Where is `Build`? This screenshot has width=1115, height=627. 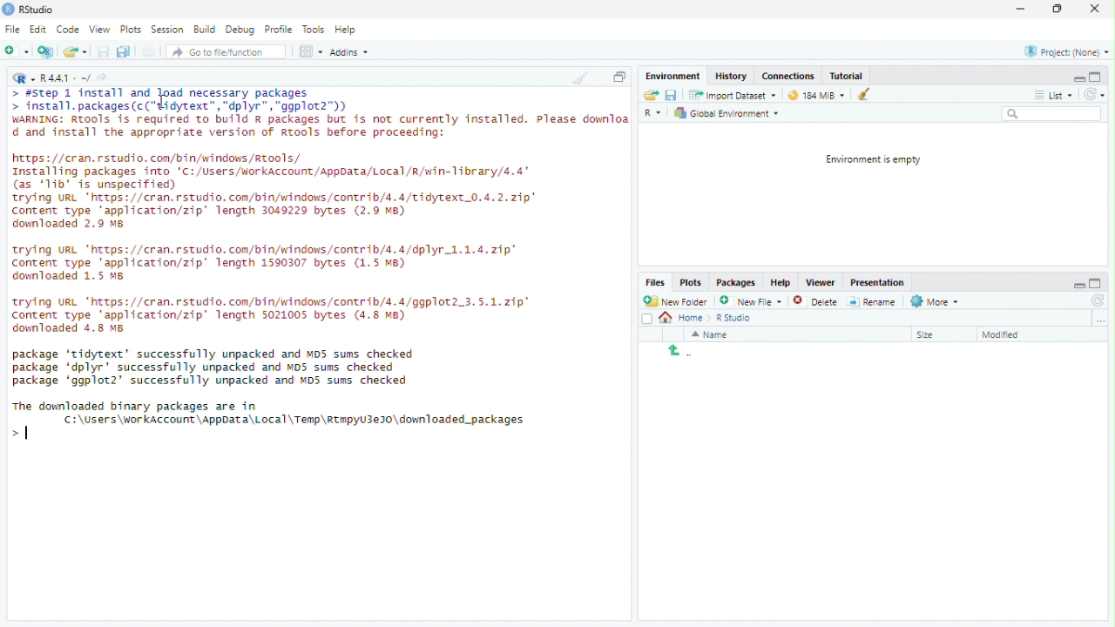 Build is located at coordinates (204, 28).